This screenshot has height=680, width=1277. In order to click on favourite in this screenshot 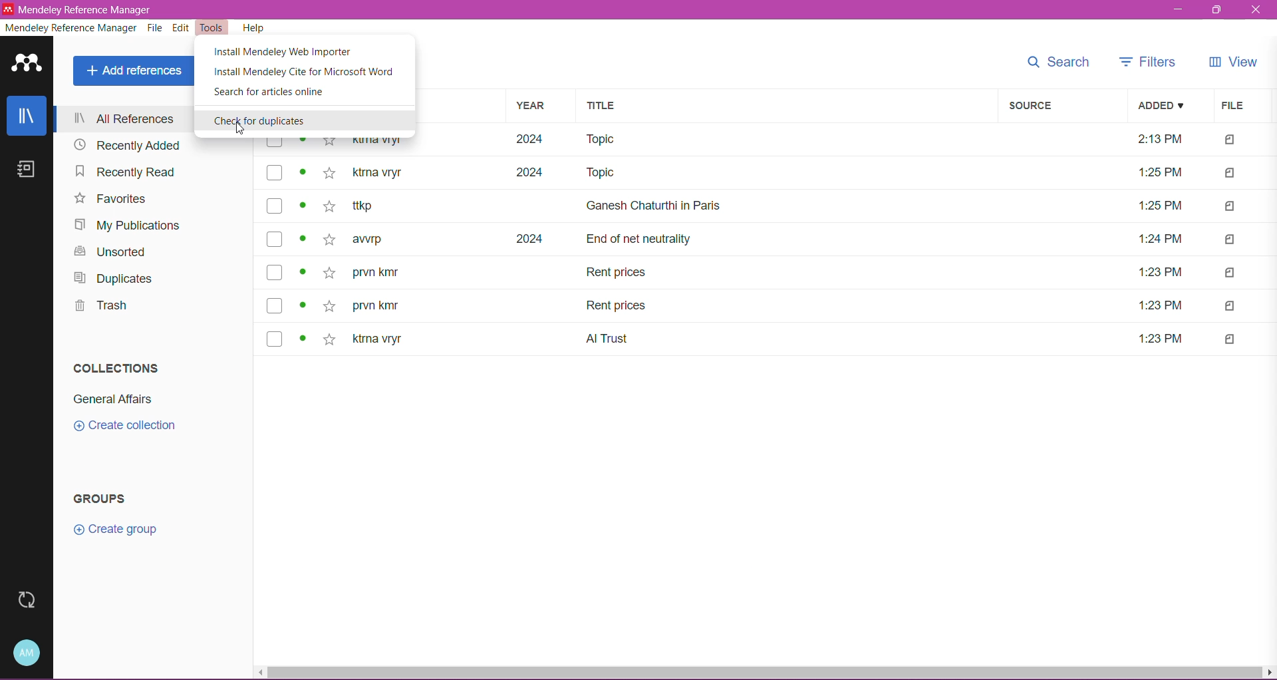, I will do `click(330, 339)`.